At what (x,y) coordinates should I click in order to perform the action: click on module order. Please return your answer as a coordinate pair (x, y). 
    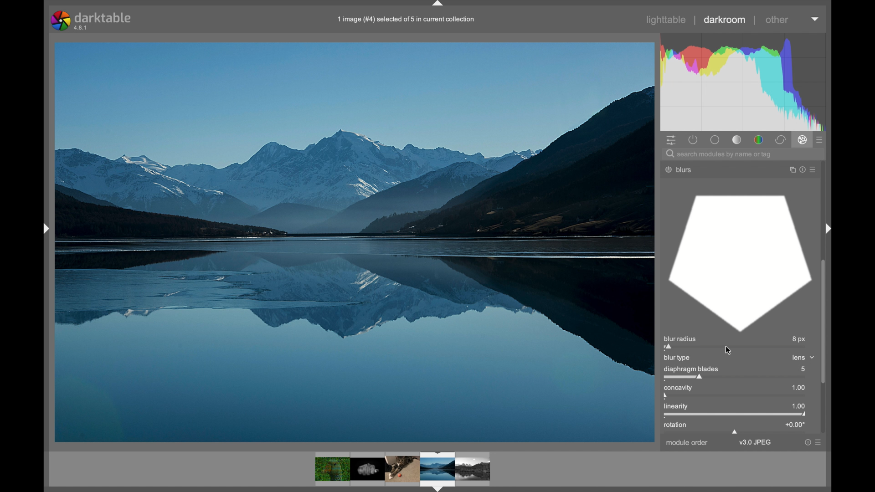
    Looking at the image, I should click on (686, 443).